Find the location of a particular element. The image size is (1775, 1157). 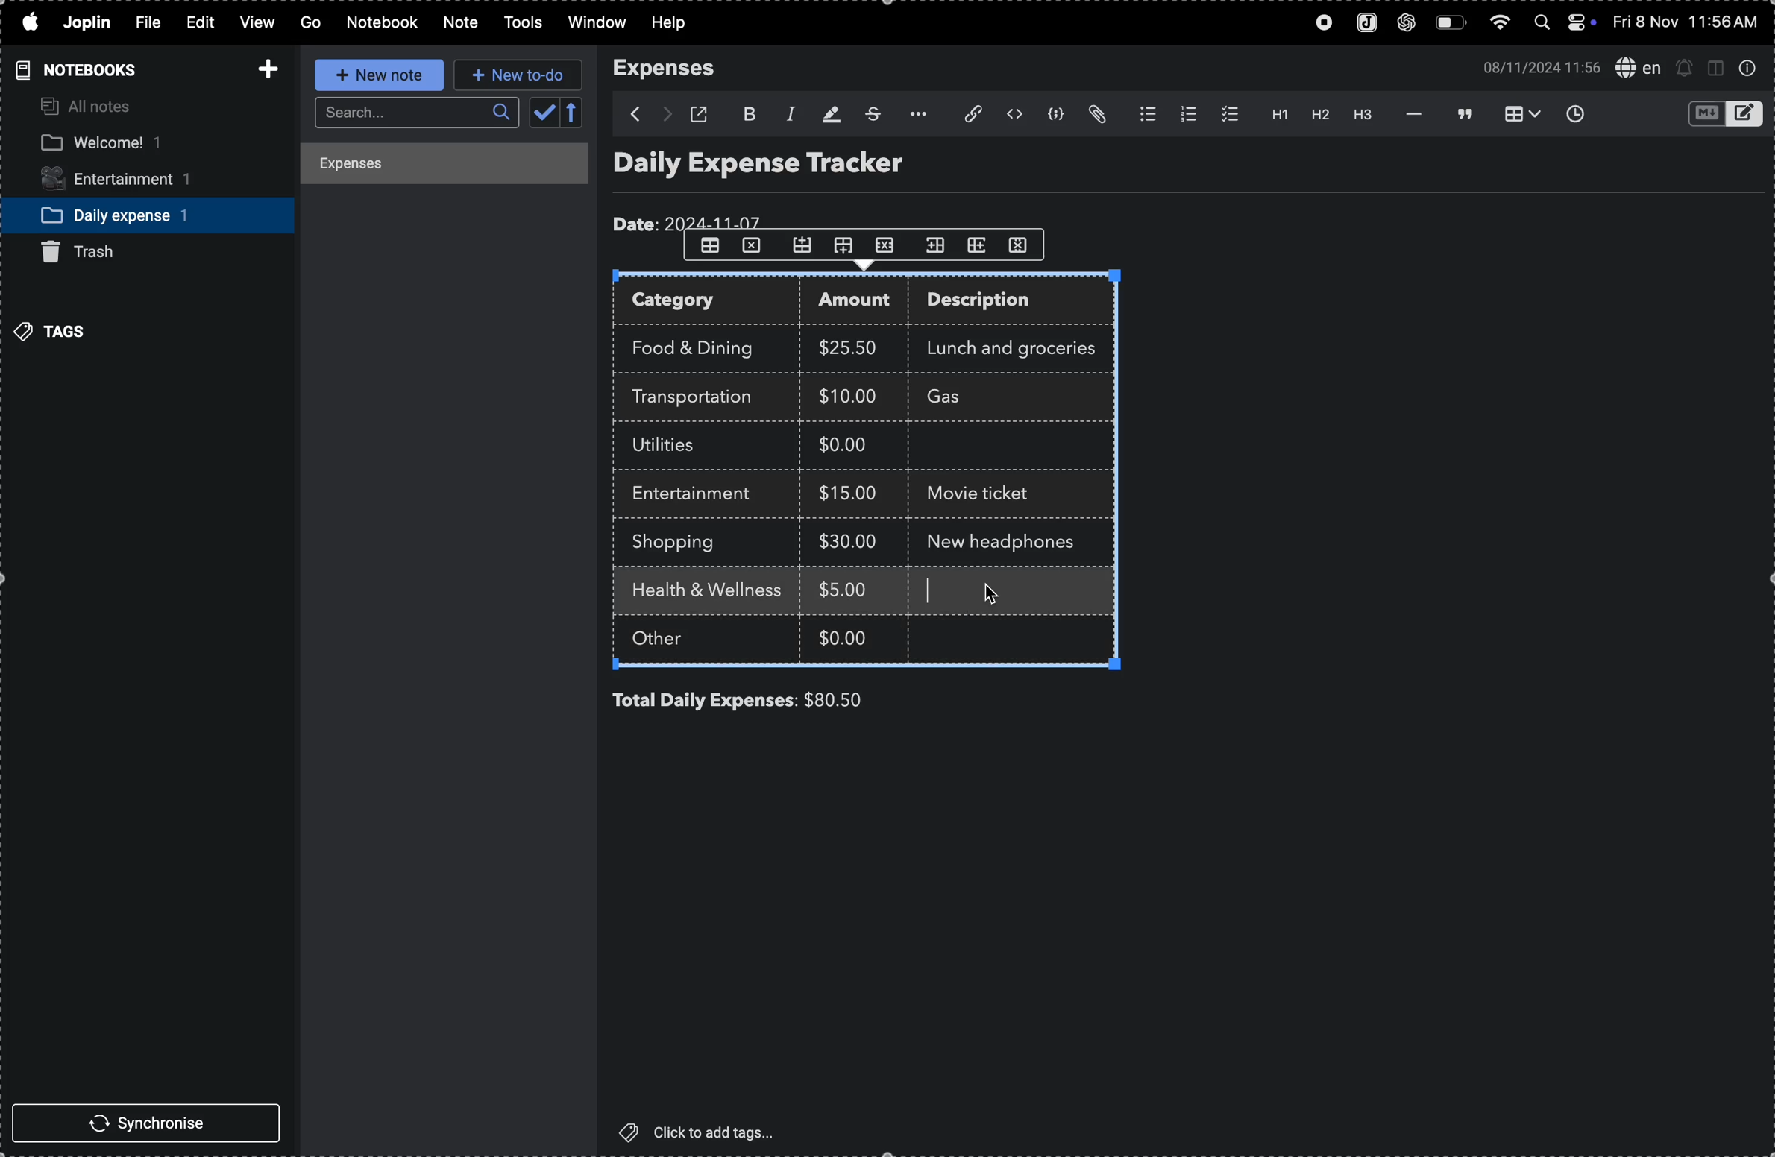

shift coloumn to right is located at coordinates (935, 245).